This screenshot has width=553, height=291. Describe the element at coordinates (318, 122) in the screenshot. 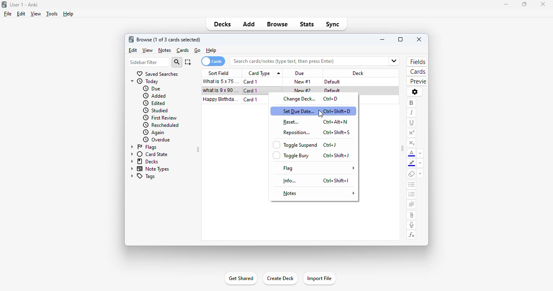

I see `reset  Ctrl + Alt + N` at that location.